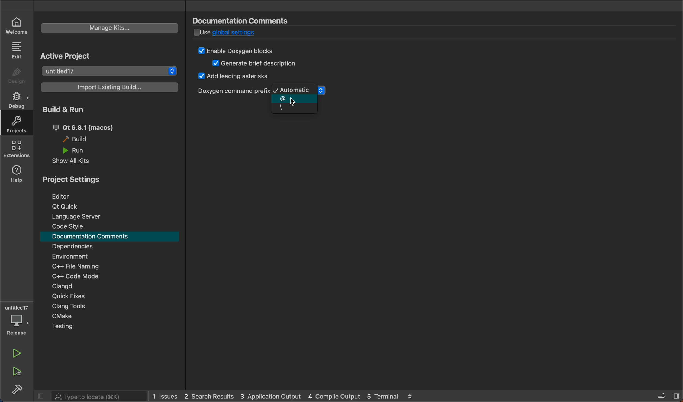  I want to click on run, so click(17, 353).